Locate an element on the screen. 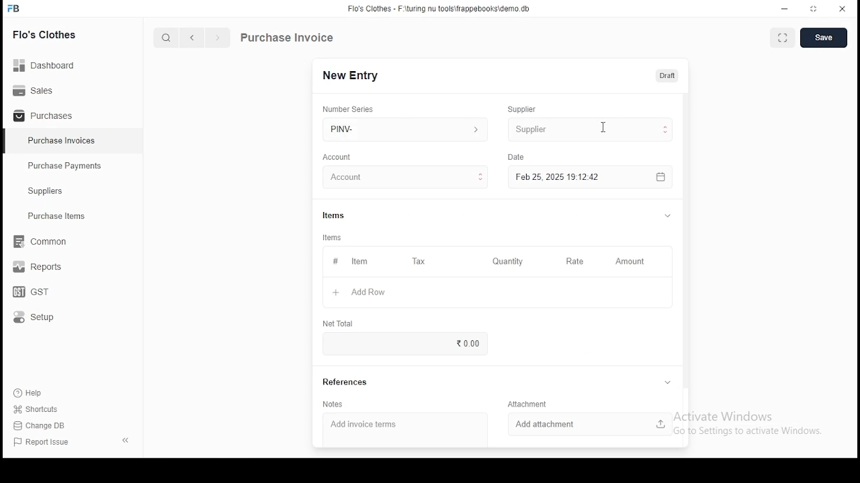 This screenshot has width=860, height=483. Items is located at coordinates (333, 237).